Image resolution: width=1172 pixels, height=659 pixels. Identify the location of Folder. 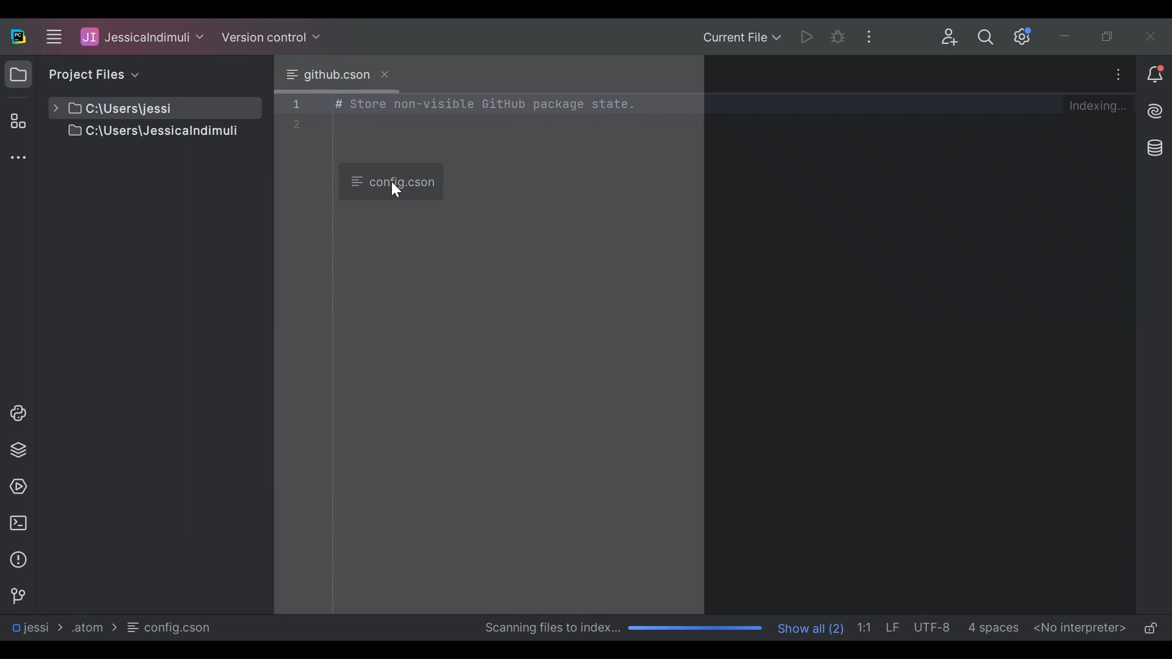
(92, 627).